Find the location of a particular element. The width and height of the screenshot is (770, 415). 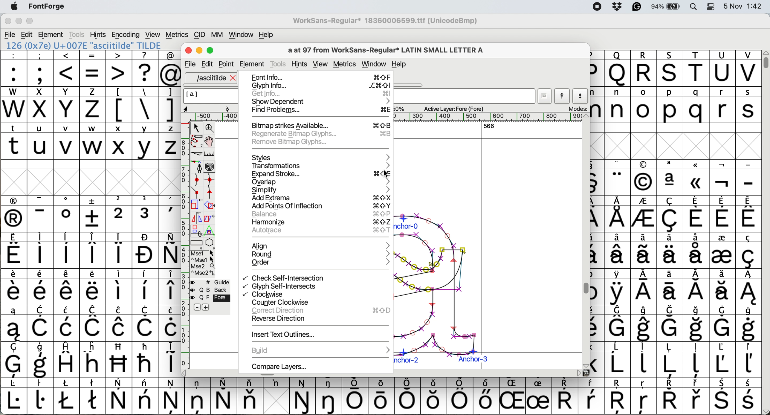

cid is located at coordinates (199, 35).